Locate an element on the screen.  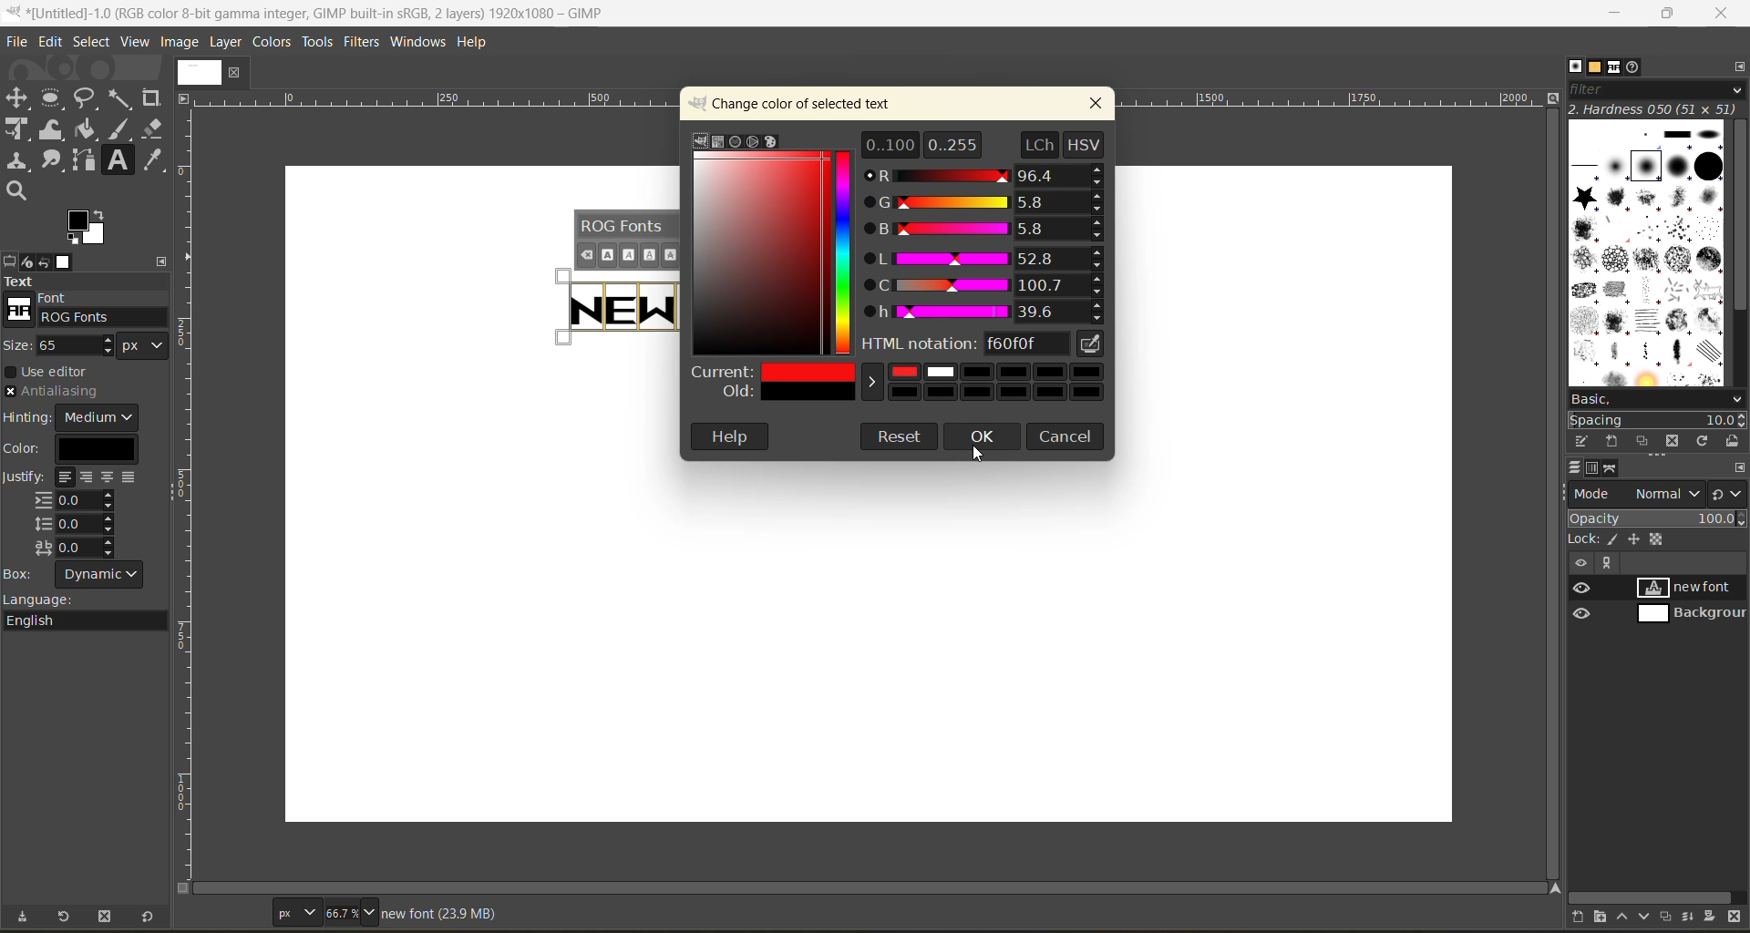
vertical scroll bar is located at coordinates (1550, 493).